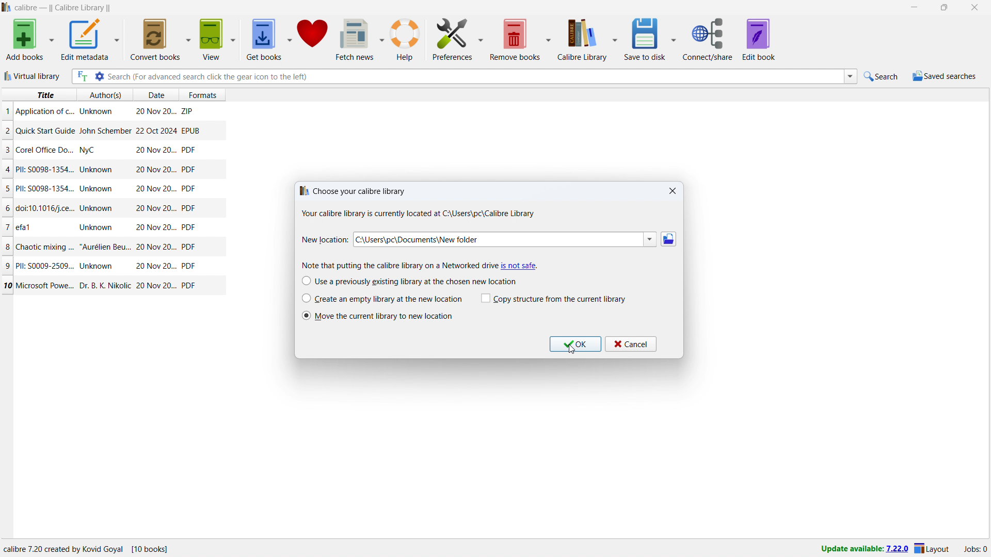  What do you see at coordinates (189, 227) in the screenshot?
I see `PDF` at bounding box center [189, 227].